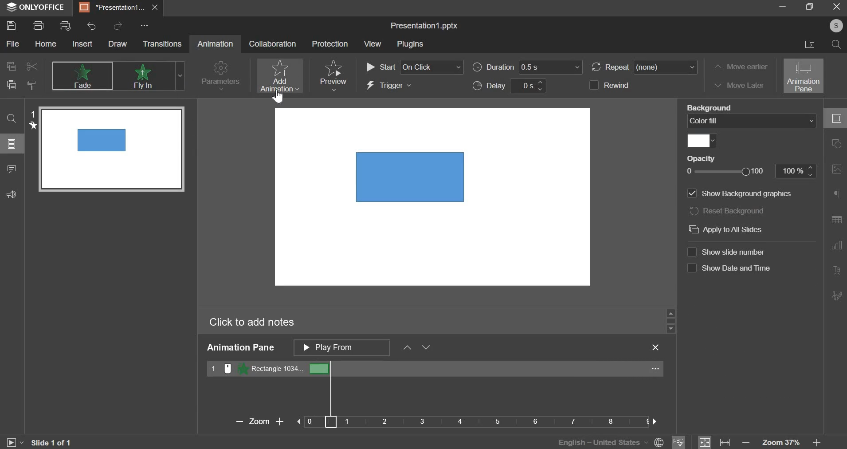  I want to click on redo, so click(118, 26).